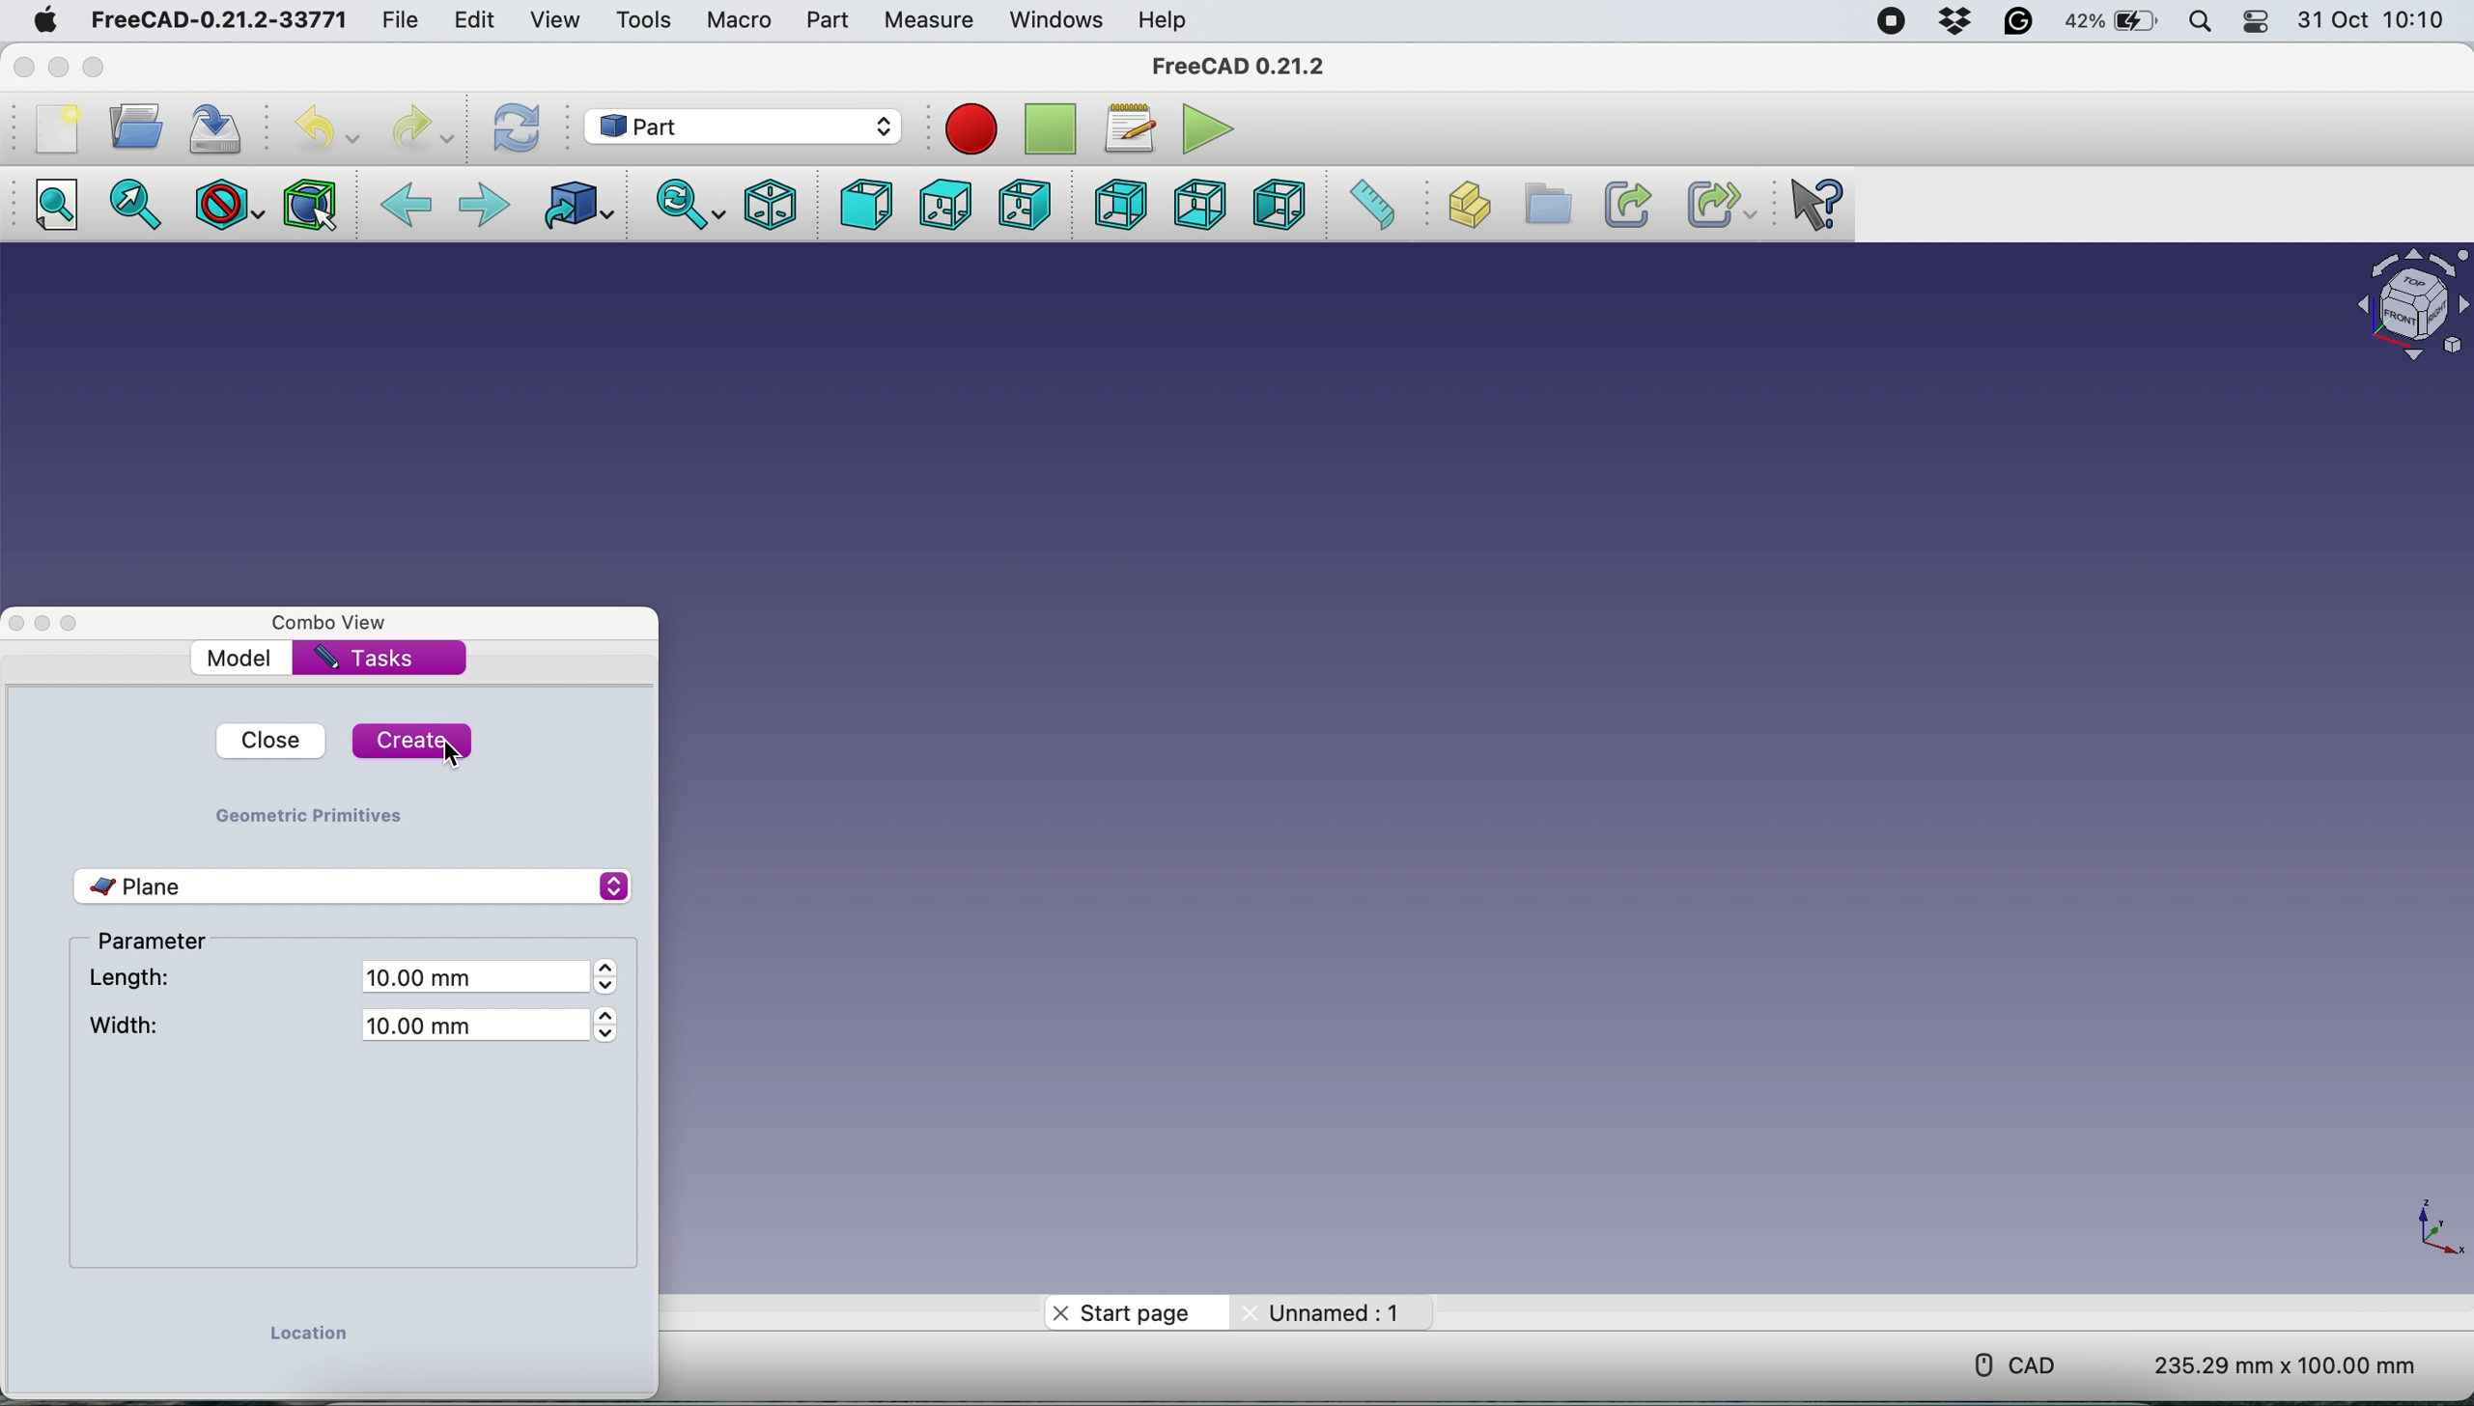 The image size is (2474, 1406). I want to click on Right, so click(1021, 203).